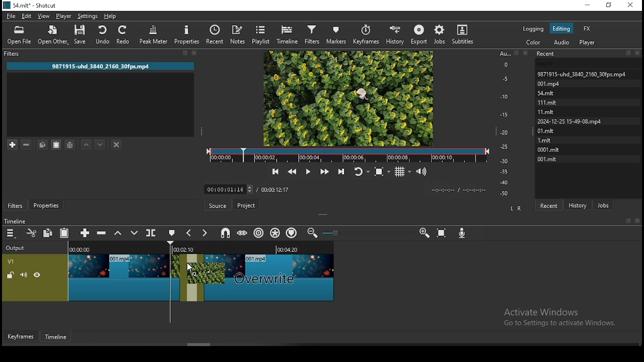 This screenshot has height=362, width=644. I want to click on save, so click(82, 35).